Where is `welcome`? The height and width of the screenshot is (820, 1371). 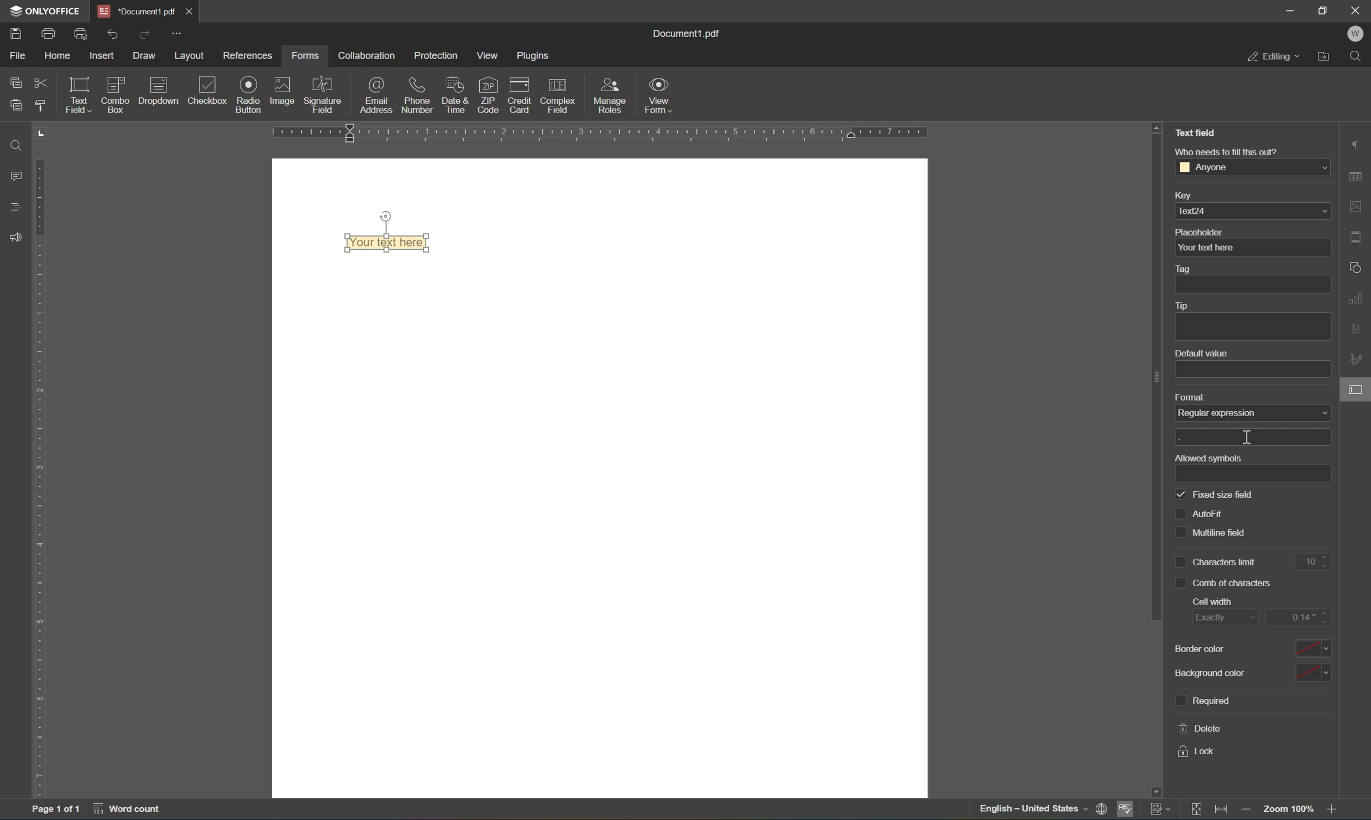 welcome is located at coordinates (1355, 34).